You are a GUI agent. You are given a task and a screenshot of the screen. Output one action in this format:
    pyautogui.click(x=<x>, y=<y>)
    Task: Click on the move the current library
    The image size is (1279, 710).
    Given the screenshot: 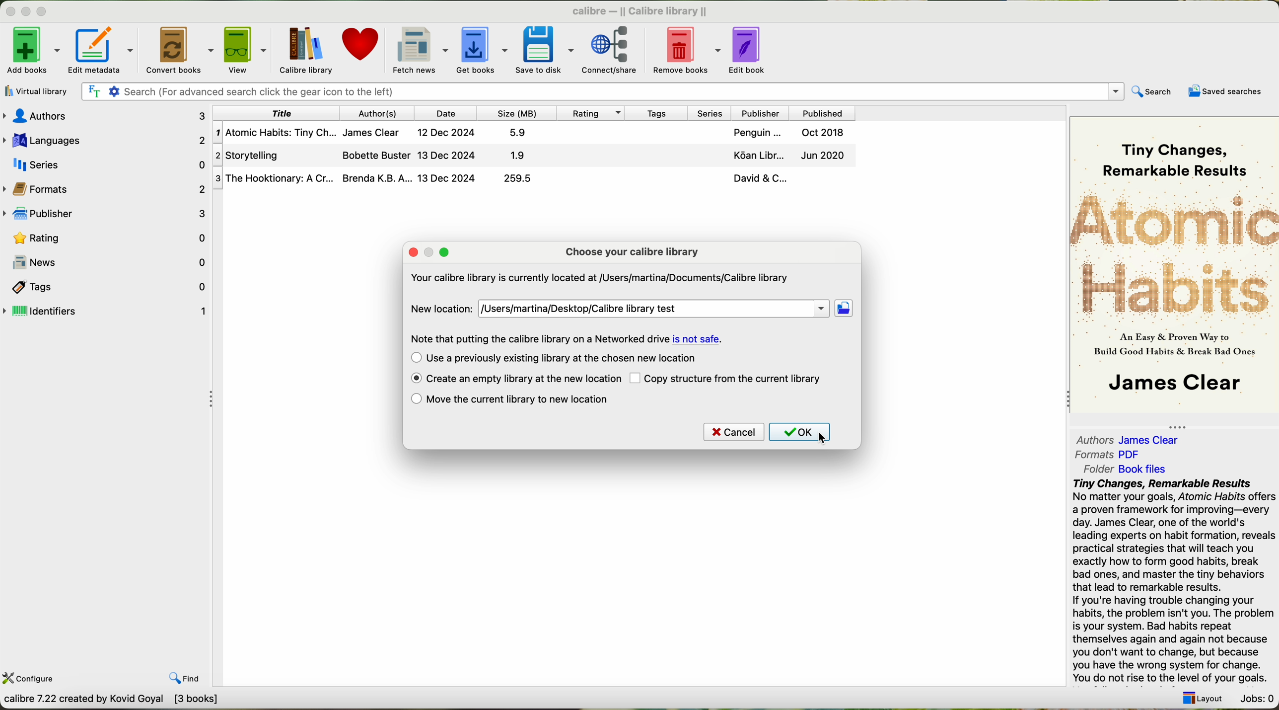 What is the action you would take?
    pyautogui.click(x=510, y=399)
    